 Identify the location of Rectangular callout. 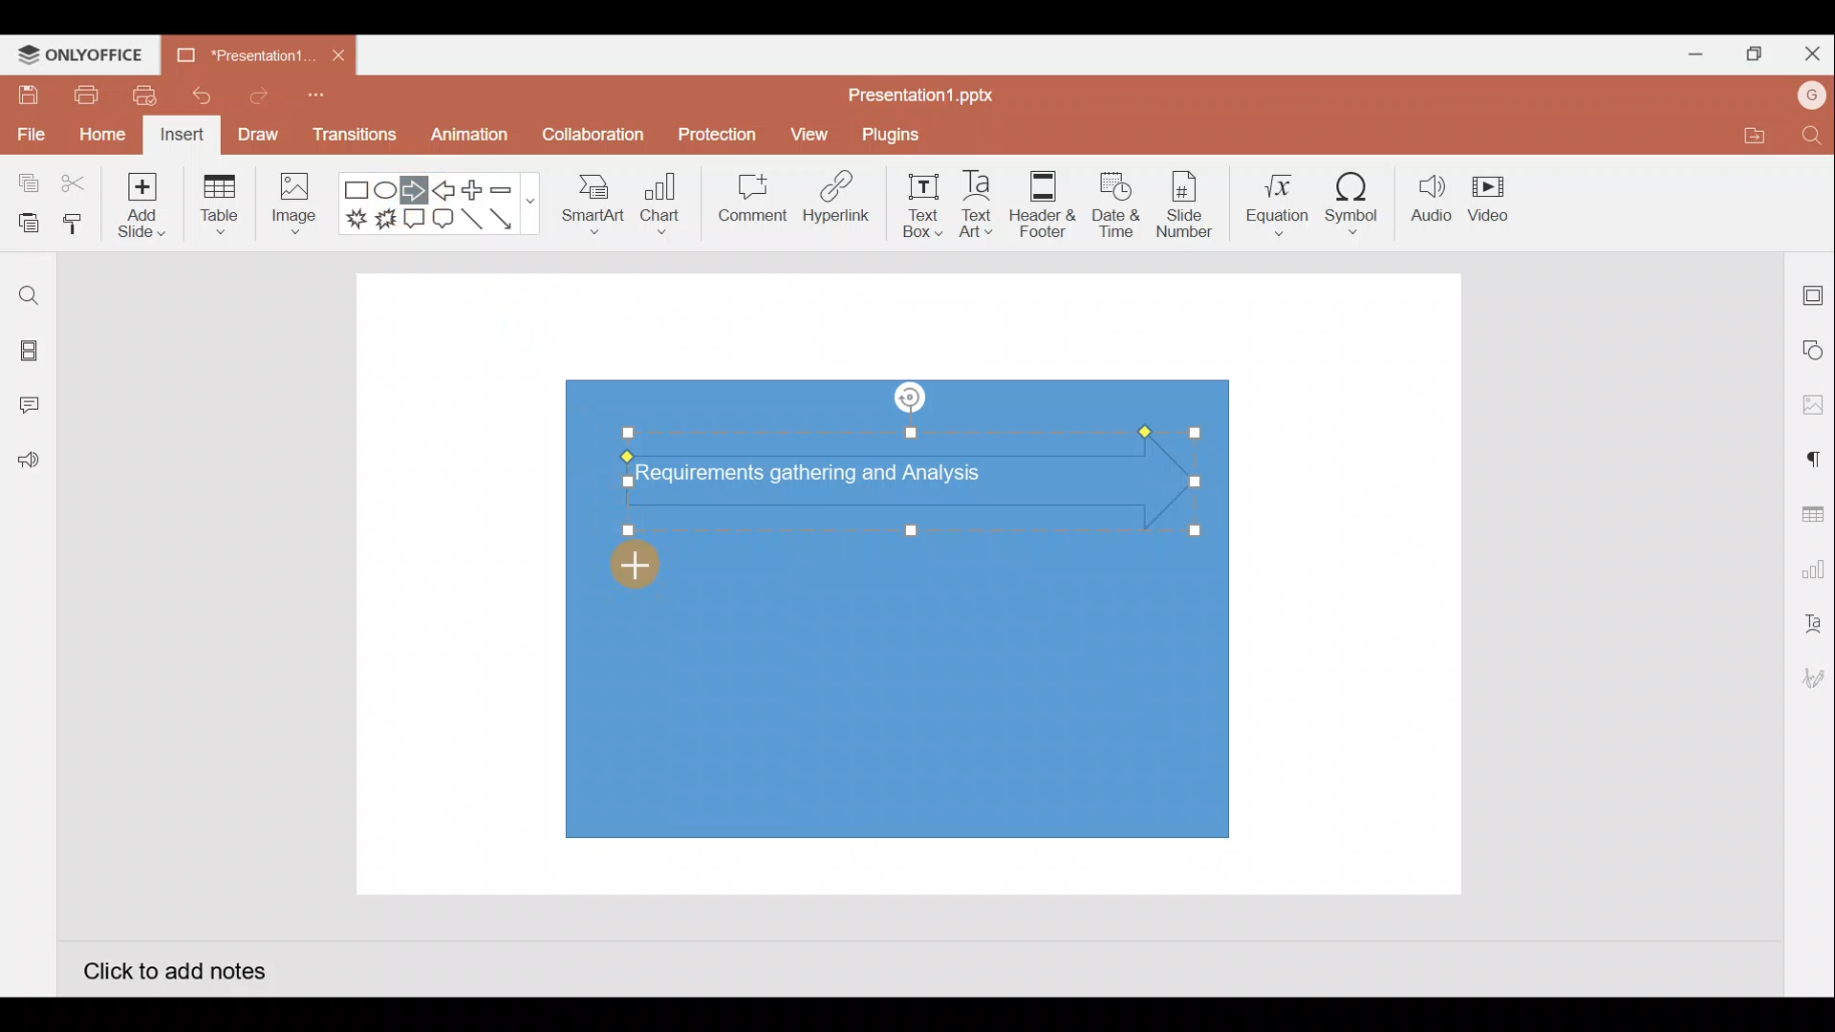
(415, 220).